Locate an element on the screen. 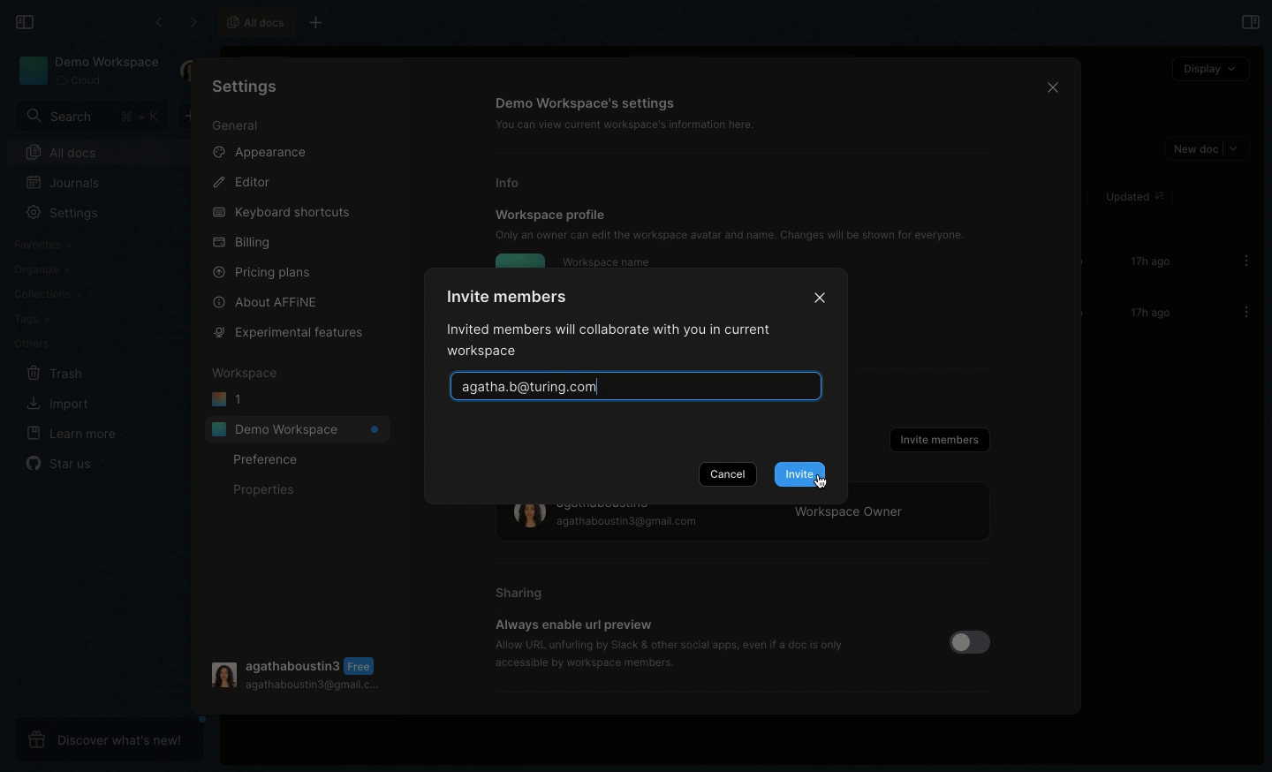 The height and width of the screenshot is (772, 1272). Appearance is located at coordinates (258, 150).